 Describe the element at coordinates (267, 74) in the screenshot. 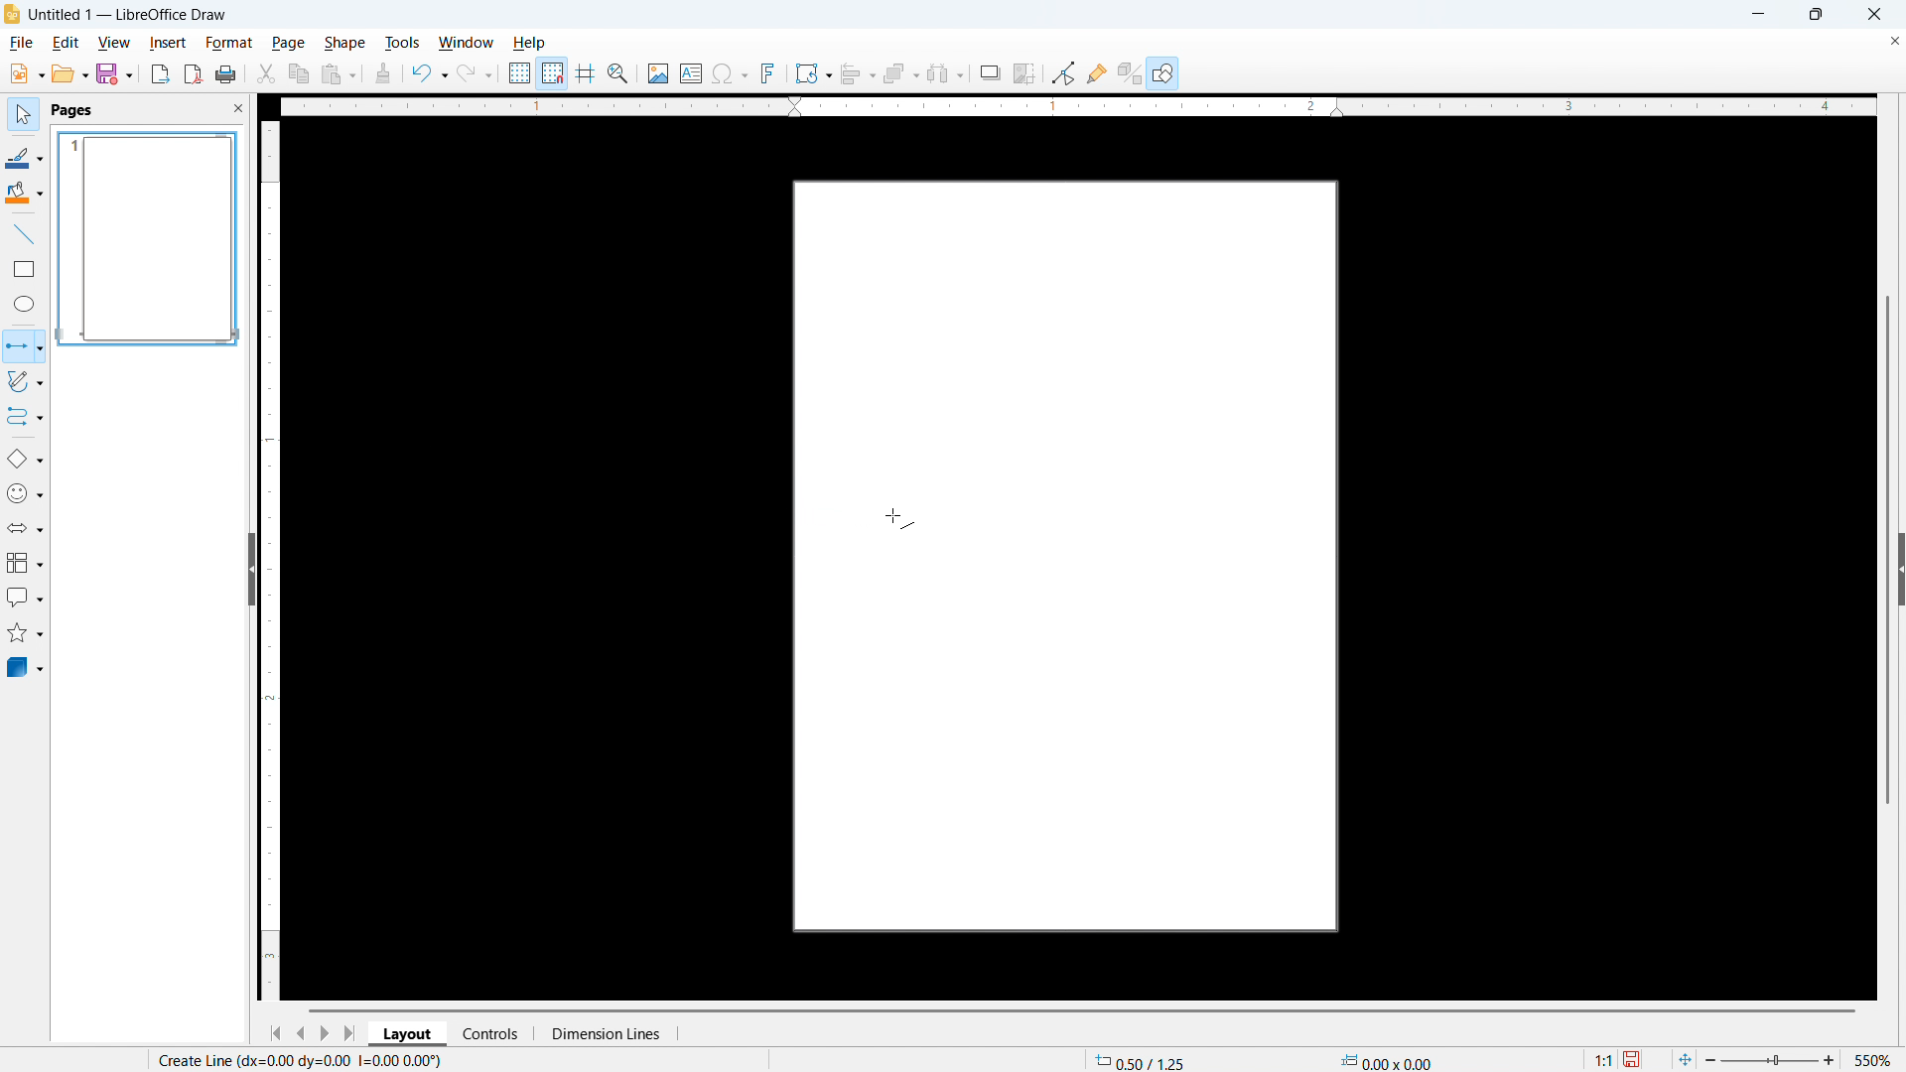

I see `Cut  ` at that location.